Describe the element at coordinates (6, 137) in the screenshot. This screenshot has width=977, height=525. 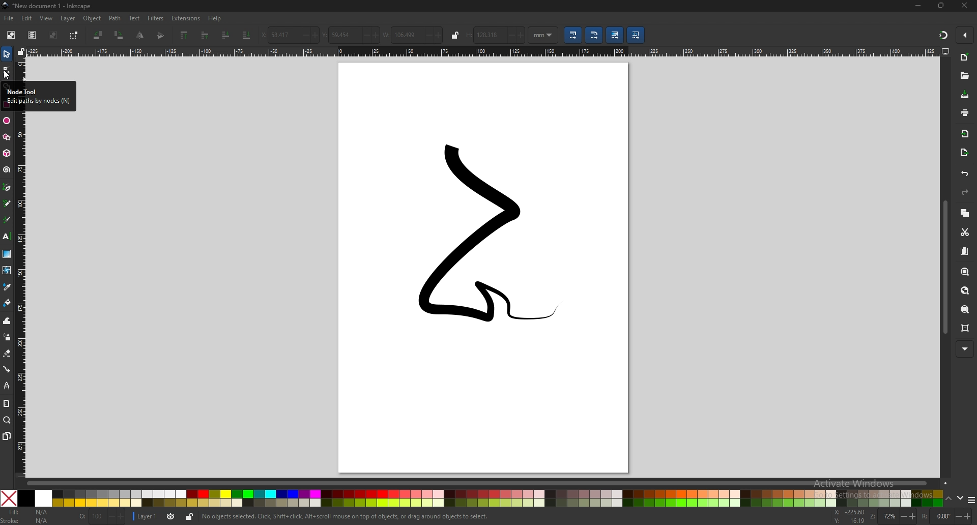
I see `stars and polygons` at that location.